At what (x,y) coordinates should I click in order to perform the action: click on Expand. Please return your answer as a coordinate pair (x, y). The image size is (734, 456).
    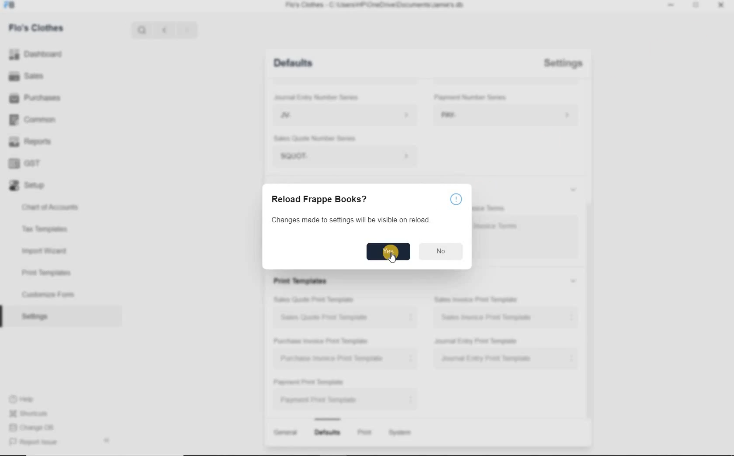
    Looking at the image, I should click on (575, 280).